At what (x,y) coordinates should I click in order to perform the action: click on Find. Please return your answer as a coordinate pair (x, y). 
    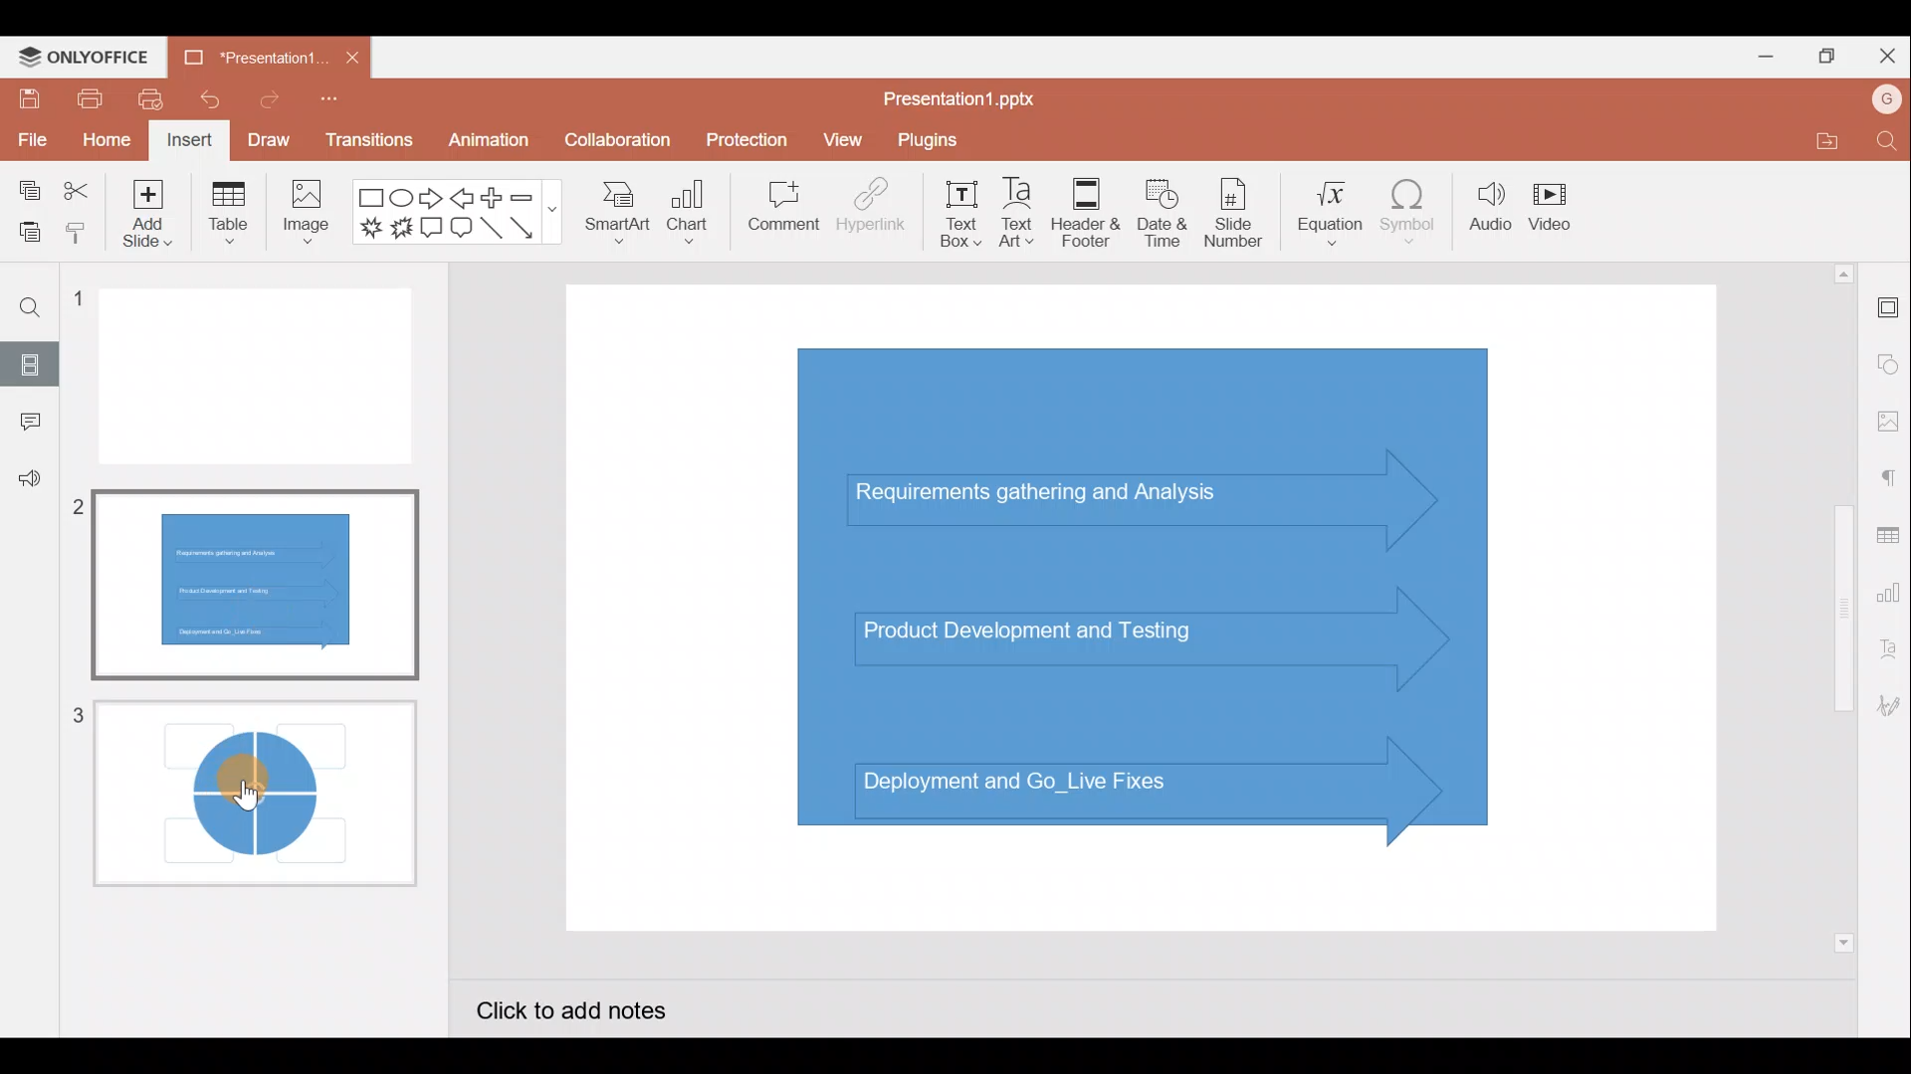
    Looking at the image, I should click on (30, 309).